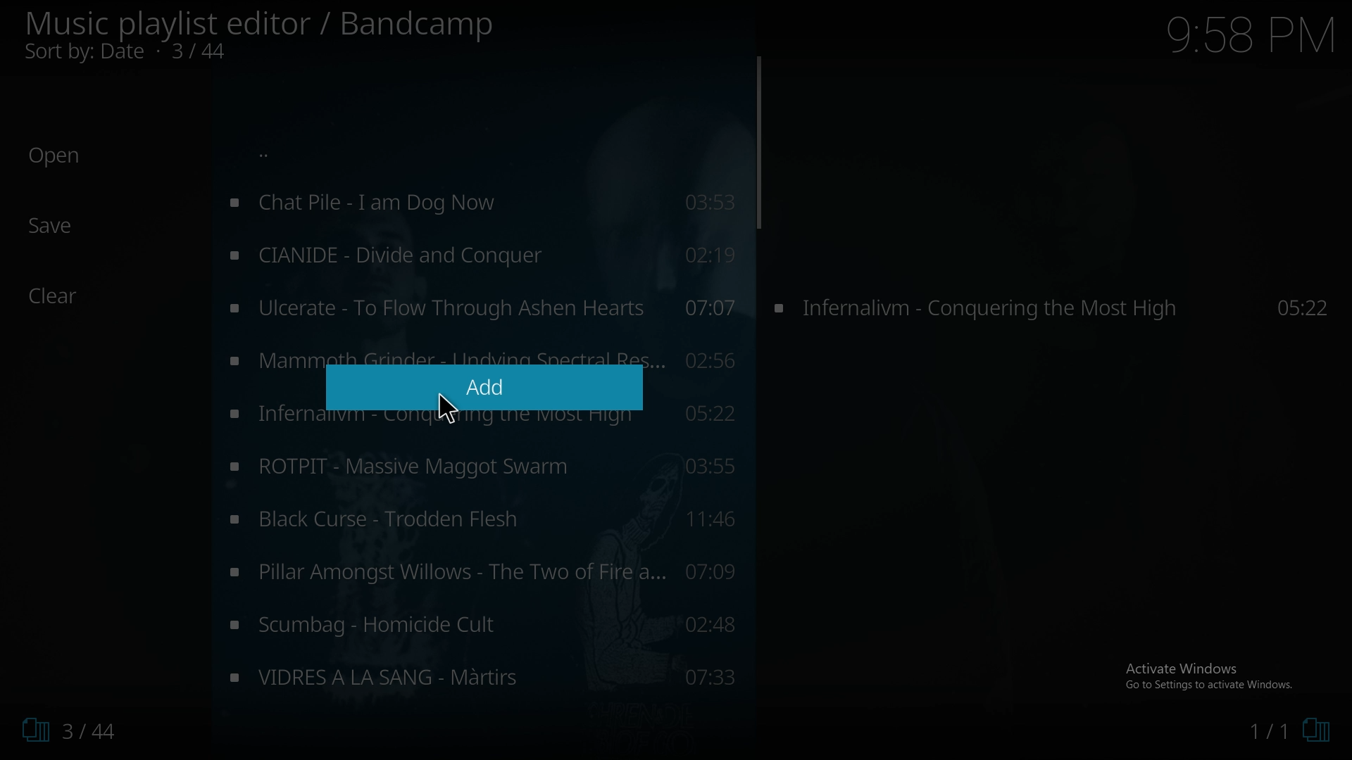  What do you see at coordinates (482, 673) in the screenshot?
I see `music` at bounding box center [482, 673].